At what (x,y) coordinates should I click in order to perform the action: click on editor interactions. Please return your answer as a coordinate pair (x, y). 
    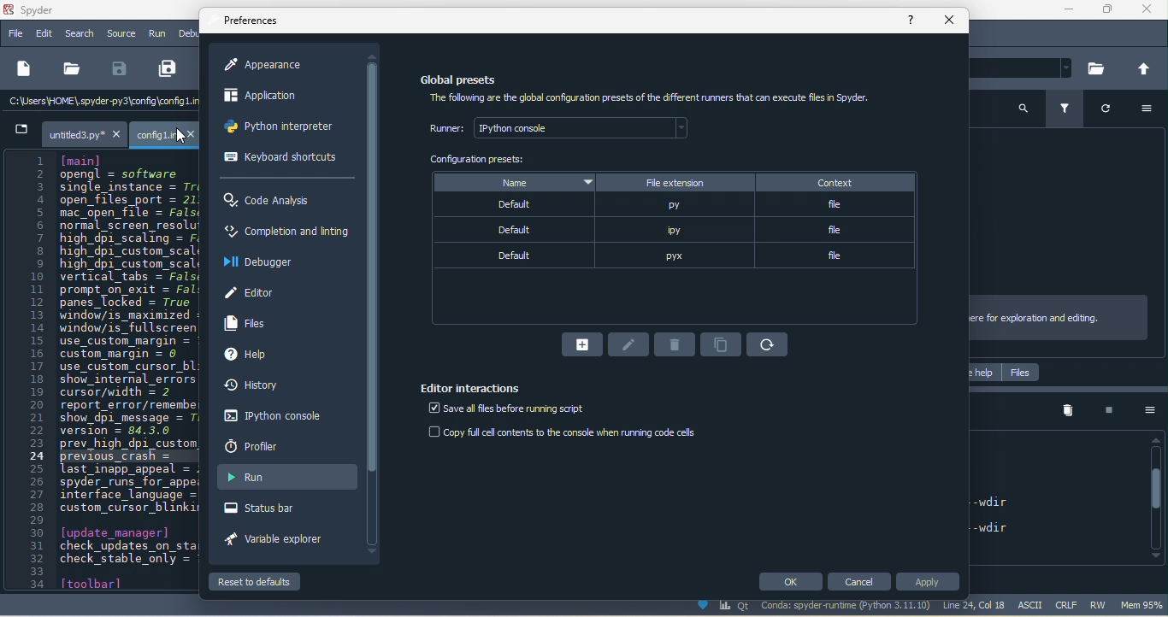
    Looking at the image, I should click on (470, 386).